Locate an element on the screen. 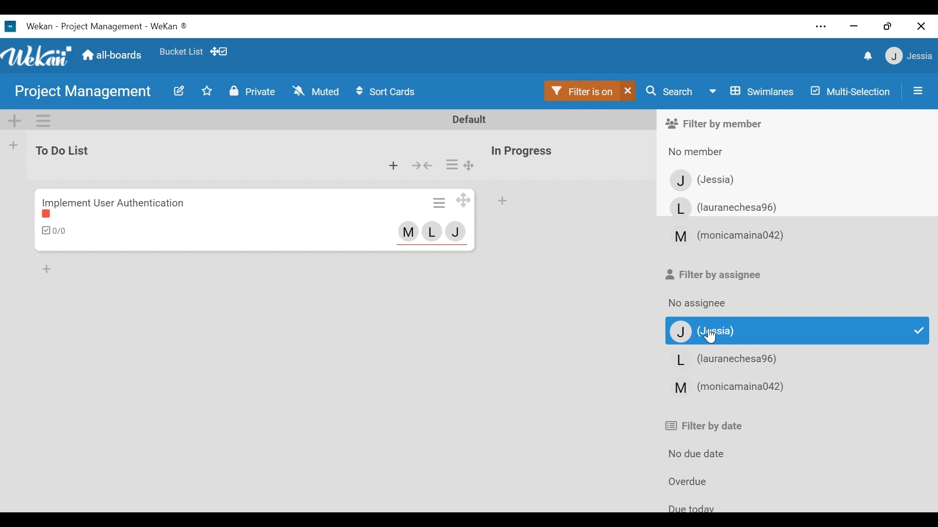  Show Desktop drag handles is located at coordinates (221, 52).